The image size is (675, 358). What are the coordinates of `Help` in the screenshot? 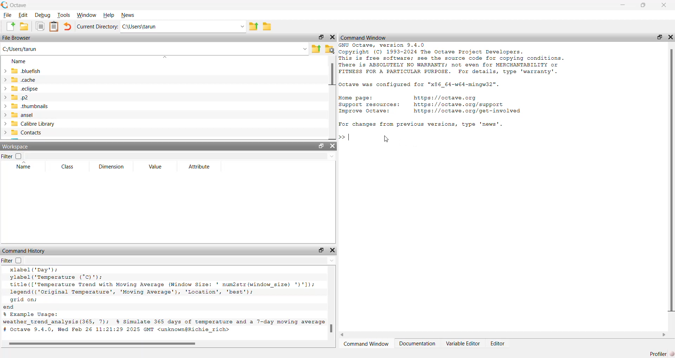 It's located at (107, 15).